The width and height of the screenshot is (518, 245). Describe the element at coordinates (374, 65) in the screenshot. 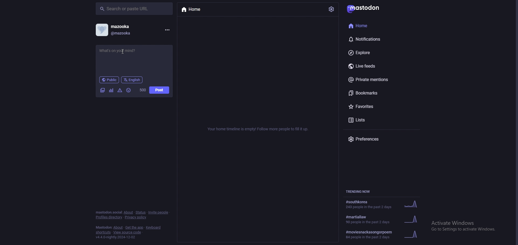

I see `live feeds` at that location.